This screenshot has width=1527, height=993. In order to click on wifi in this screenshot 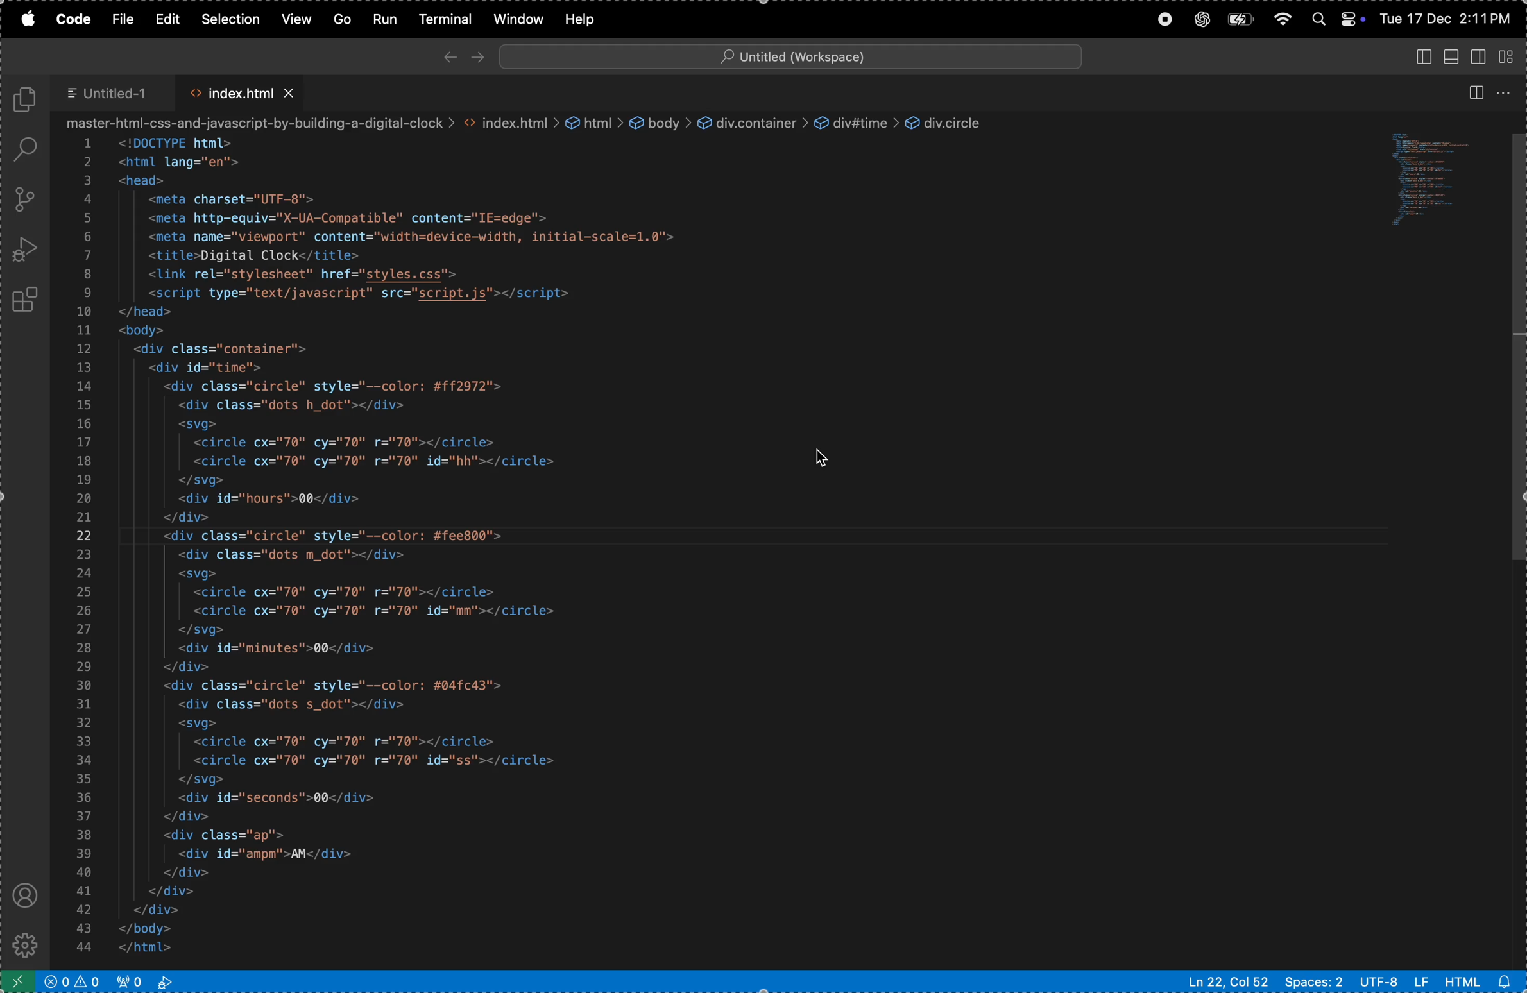, I will do `click(1280, 15)`.